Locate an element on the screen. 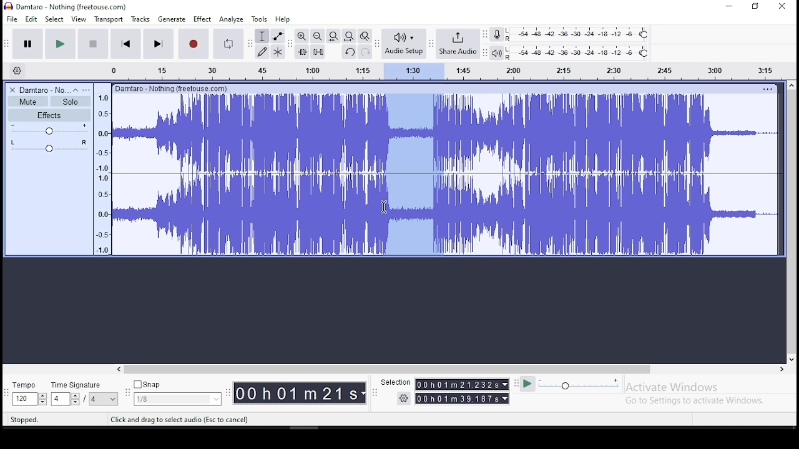   is located at coordinates (515, 384).